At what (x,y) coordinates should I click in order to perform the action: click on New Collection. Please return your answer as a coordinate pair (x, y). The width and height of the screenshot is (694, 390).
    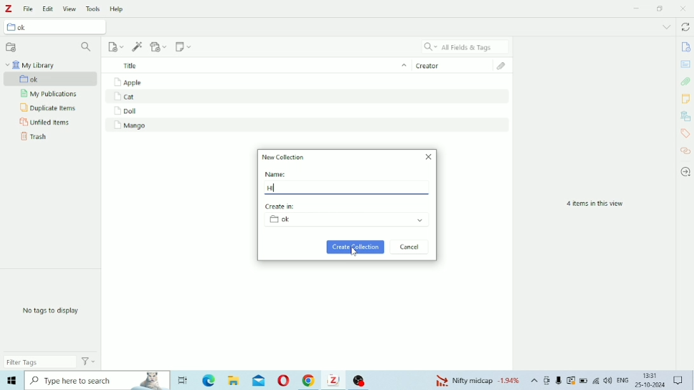
    Looking at the image, I should click on (11, 47).